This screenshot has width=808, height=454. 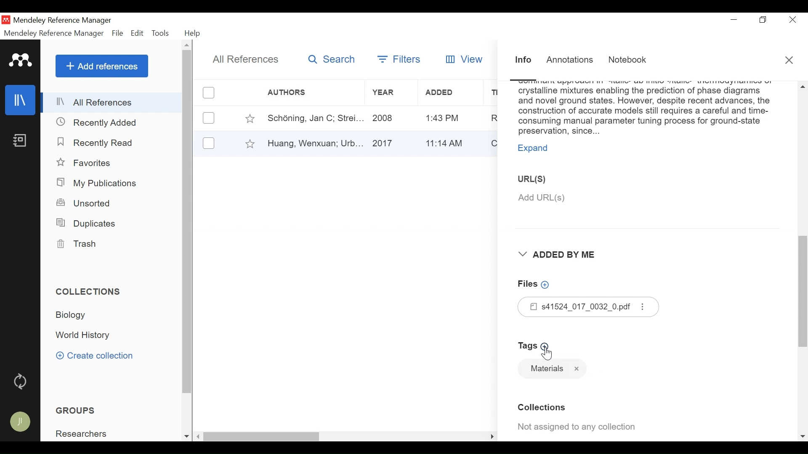 I want to click on Edit, so click(x=137, y=33).